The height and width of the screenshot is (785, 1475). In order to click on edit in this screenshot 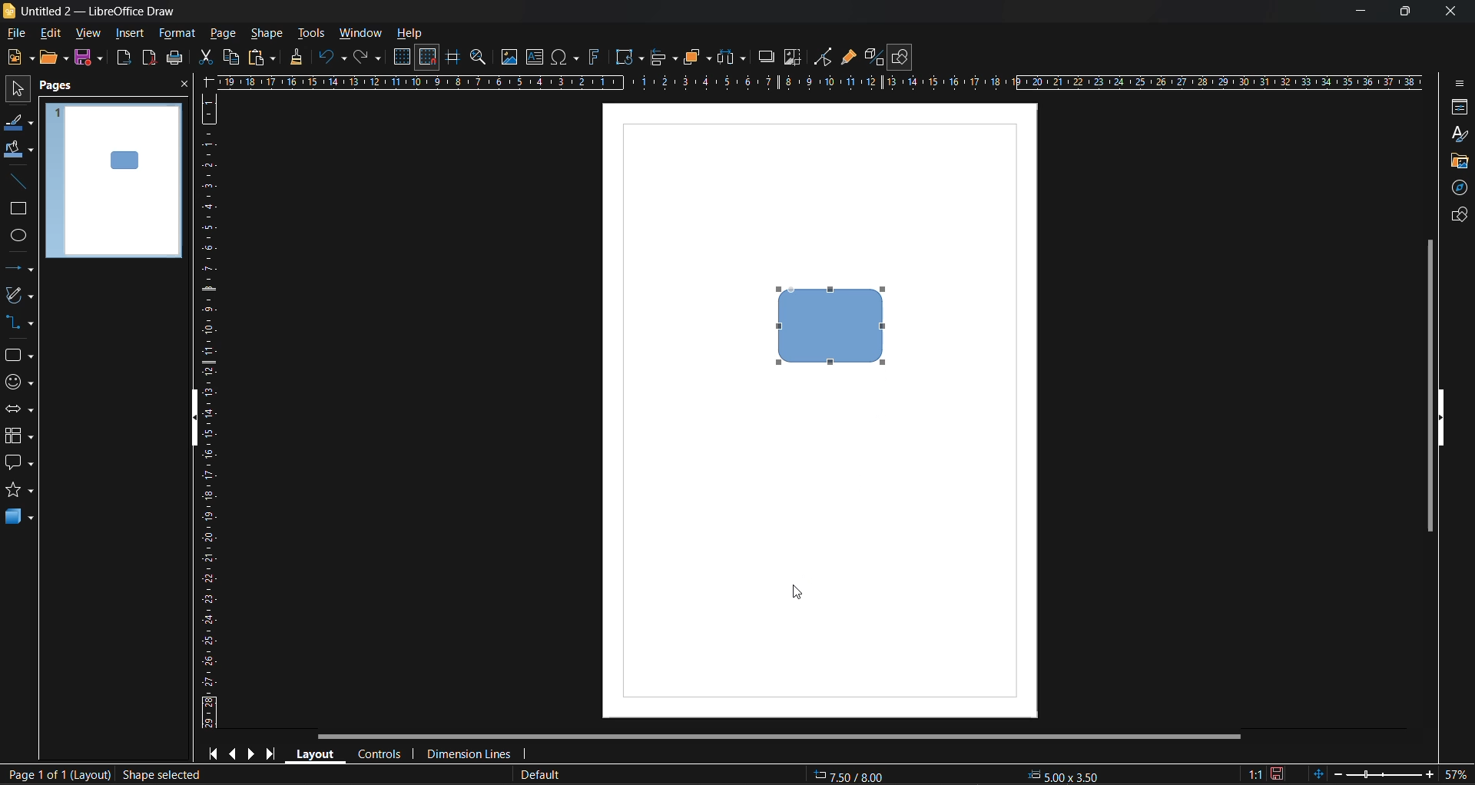, I will do `click(54, 34)`.